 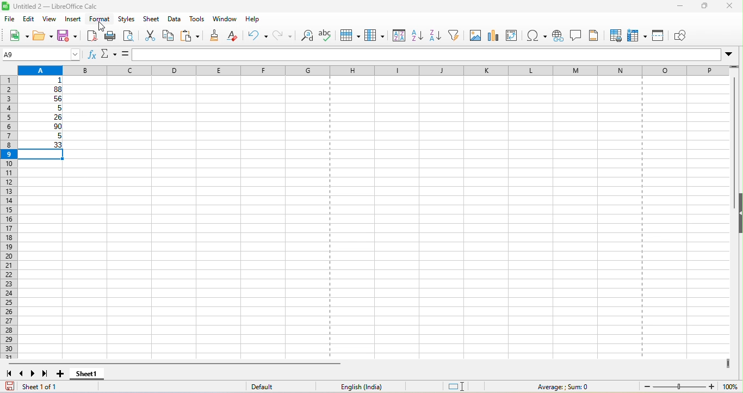 What do you see at coordinates (349, 36) in the screenshot?
I see `row` at bounding box center [349, 36].